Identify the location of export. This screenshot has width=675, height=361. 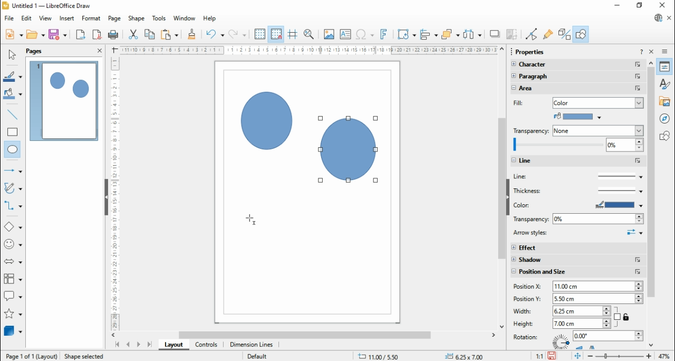
(80, 34).